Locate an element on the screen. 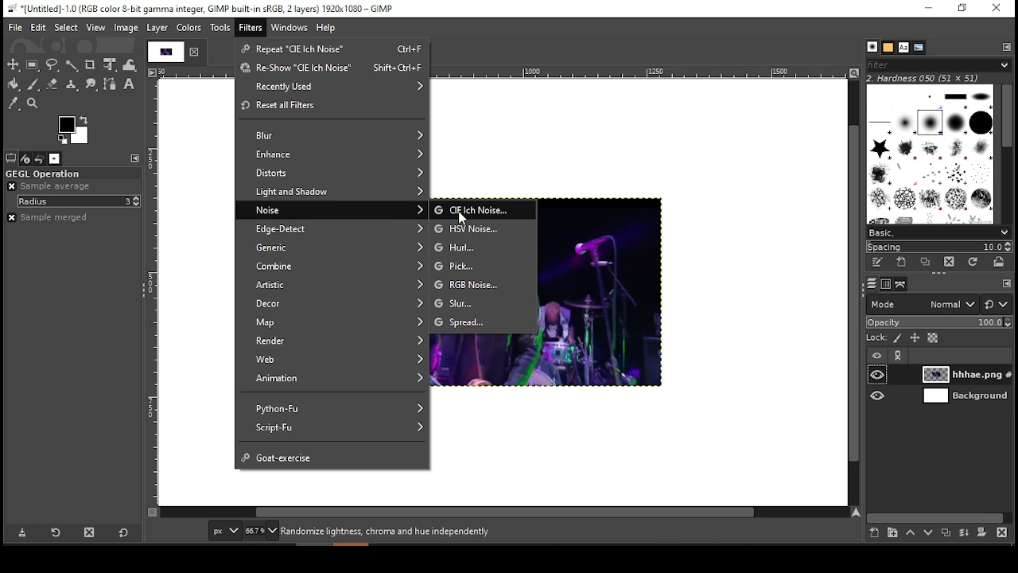  paint brush tool is located at coordinates (32, 83).